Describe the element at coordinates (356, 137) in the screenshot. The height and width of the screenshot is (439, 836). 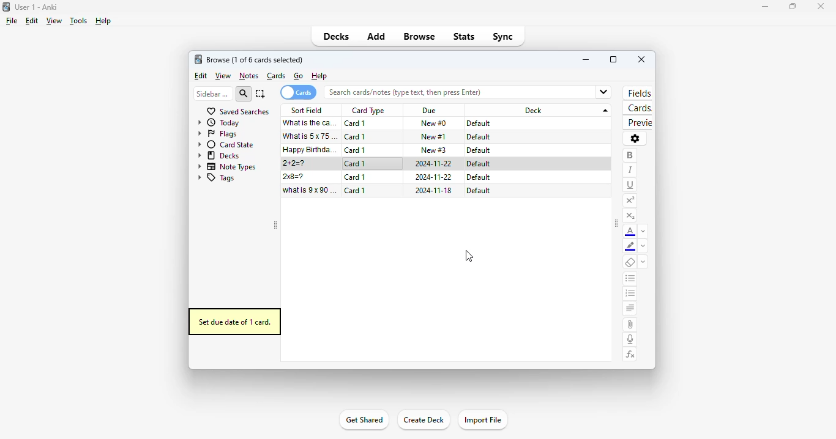
I see `card 1` at that location.